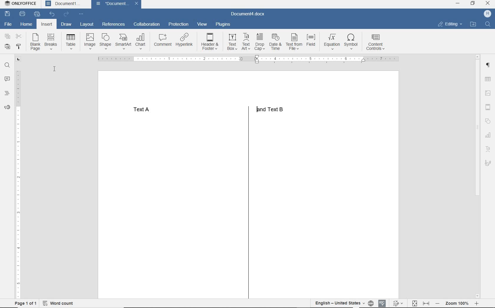  What do you see at coordinates (7, 78) in the screenshot?
I see `COMMENTS` at bounding box center [7, 78].